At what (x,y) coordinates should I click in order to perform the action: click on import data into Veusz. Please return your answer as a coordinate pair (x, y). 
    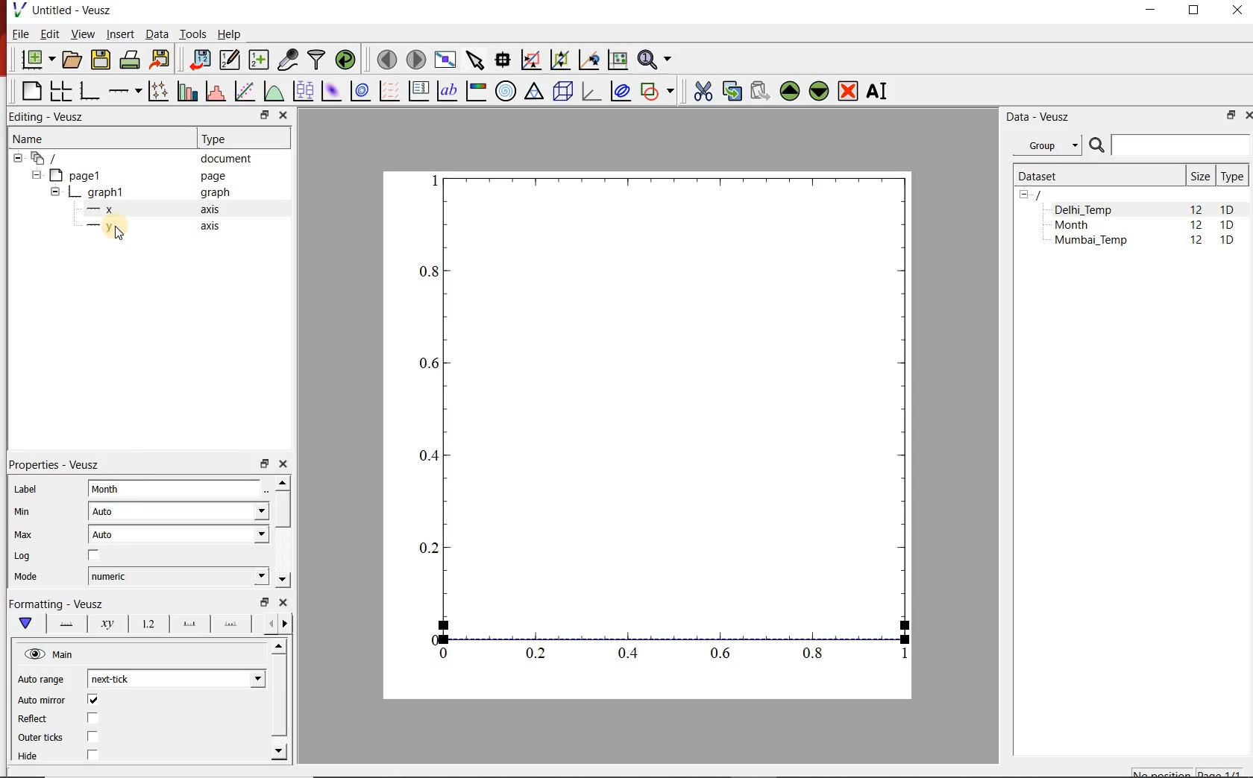
    Looking at the image, I should click on (198, 60).